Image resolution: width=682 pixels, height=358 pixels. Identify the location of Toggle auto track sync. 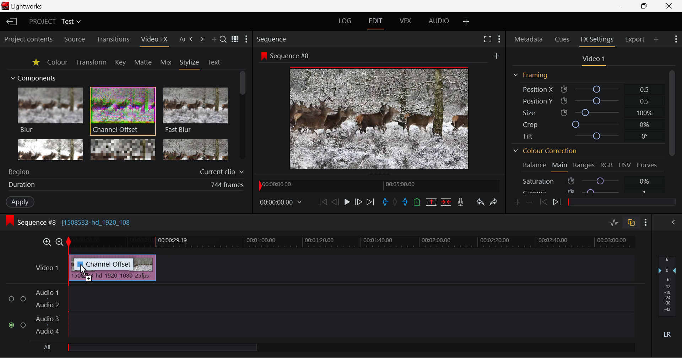
(630, 223).